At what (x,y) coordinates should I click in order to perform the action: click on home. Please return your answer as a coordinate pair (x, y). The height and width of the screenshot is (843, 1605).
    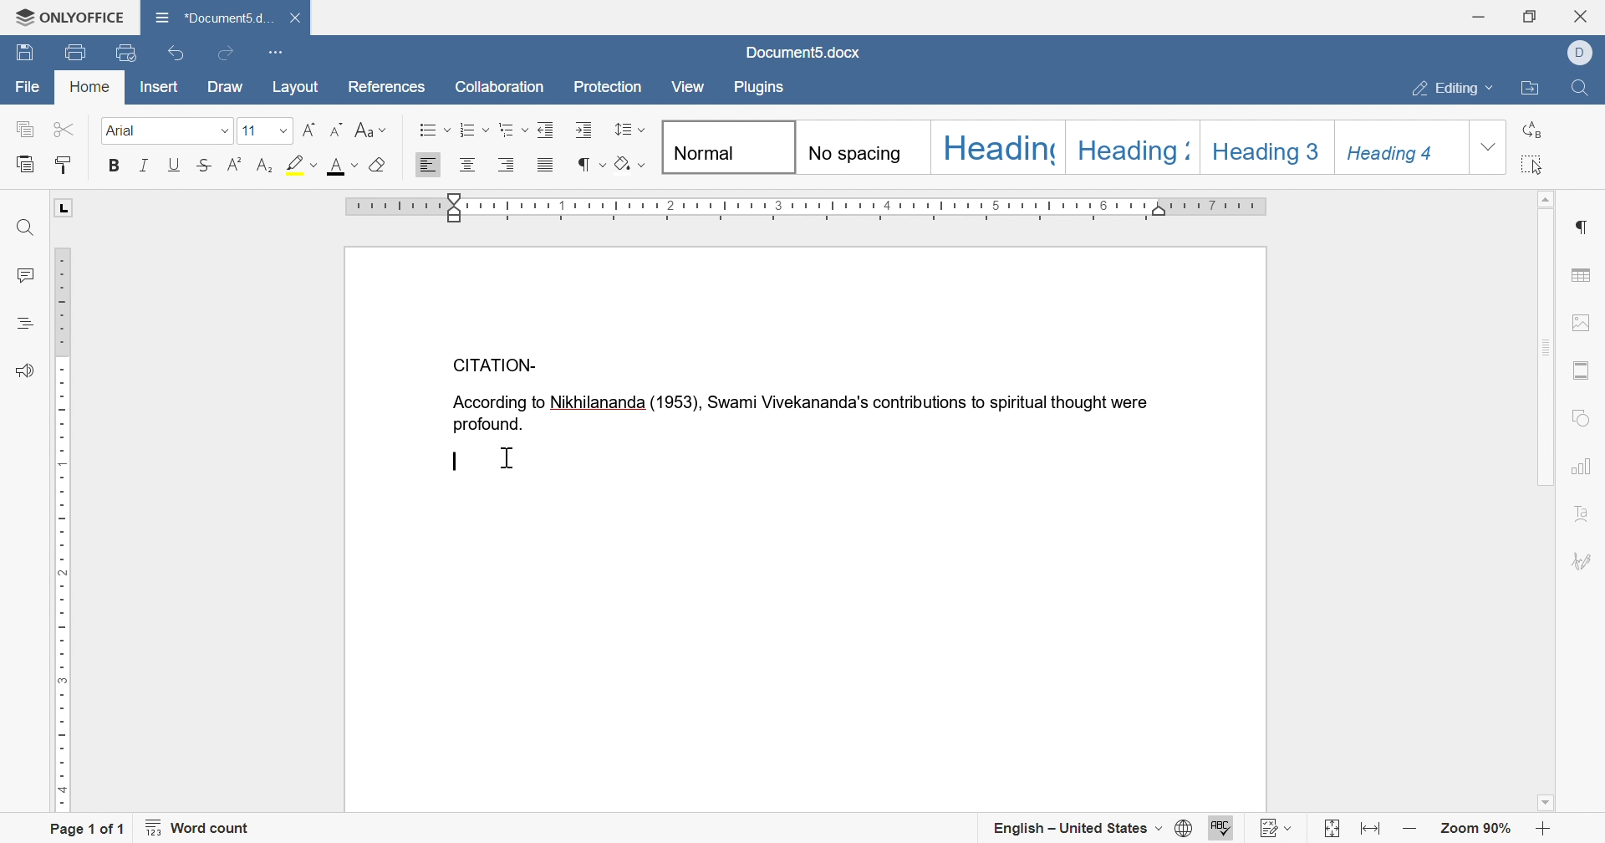
    Looking at the image, I should click on (85, 87).